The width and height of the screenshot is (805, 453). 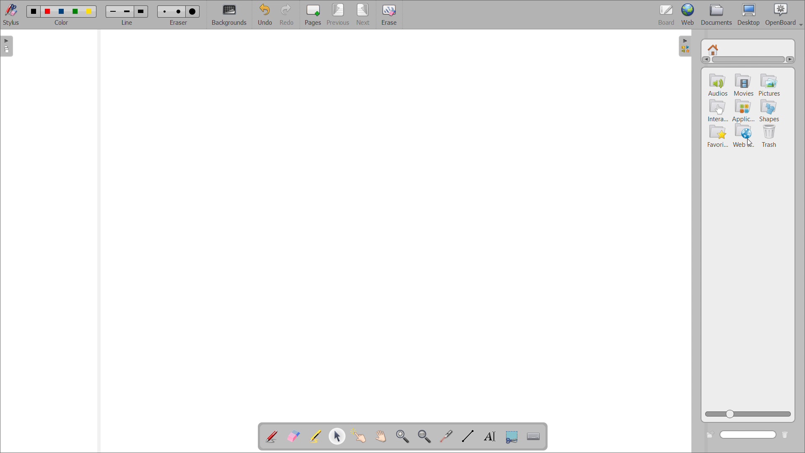 What do you see at coordinates (718, 110) in the screenshot?
I see `interactivities` at bounding box center [718, 110].